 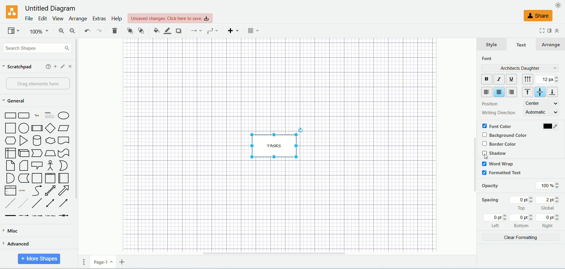 What do you see at coordinates (64, 178) in the screenshot?
I see `Horizantal Container` at bounding box center [64, 178].